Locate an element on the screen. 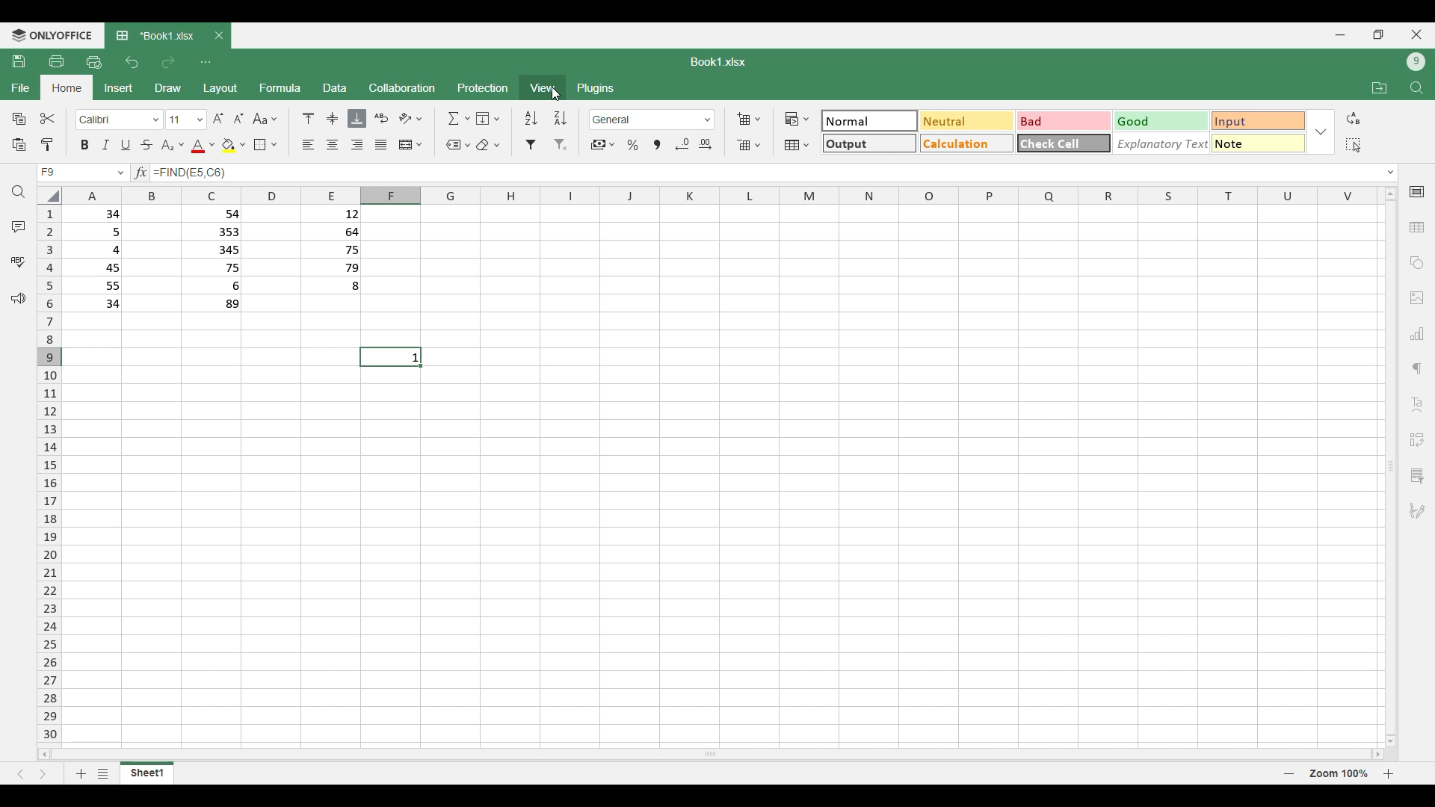 This screenshot has width=1435, height=807. Note cell is located at coordinates (1259, 143).